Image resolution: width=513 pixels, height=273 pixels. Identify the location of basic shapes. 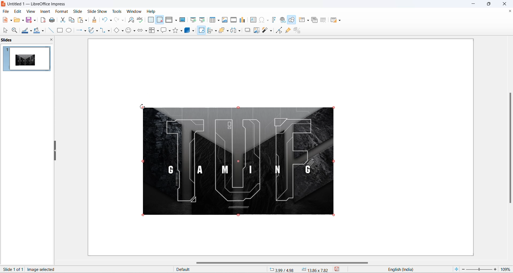
(115, 31).